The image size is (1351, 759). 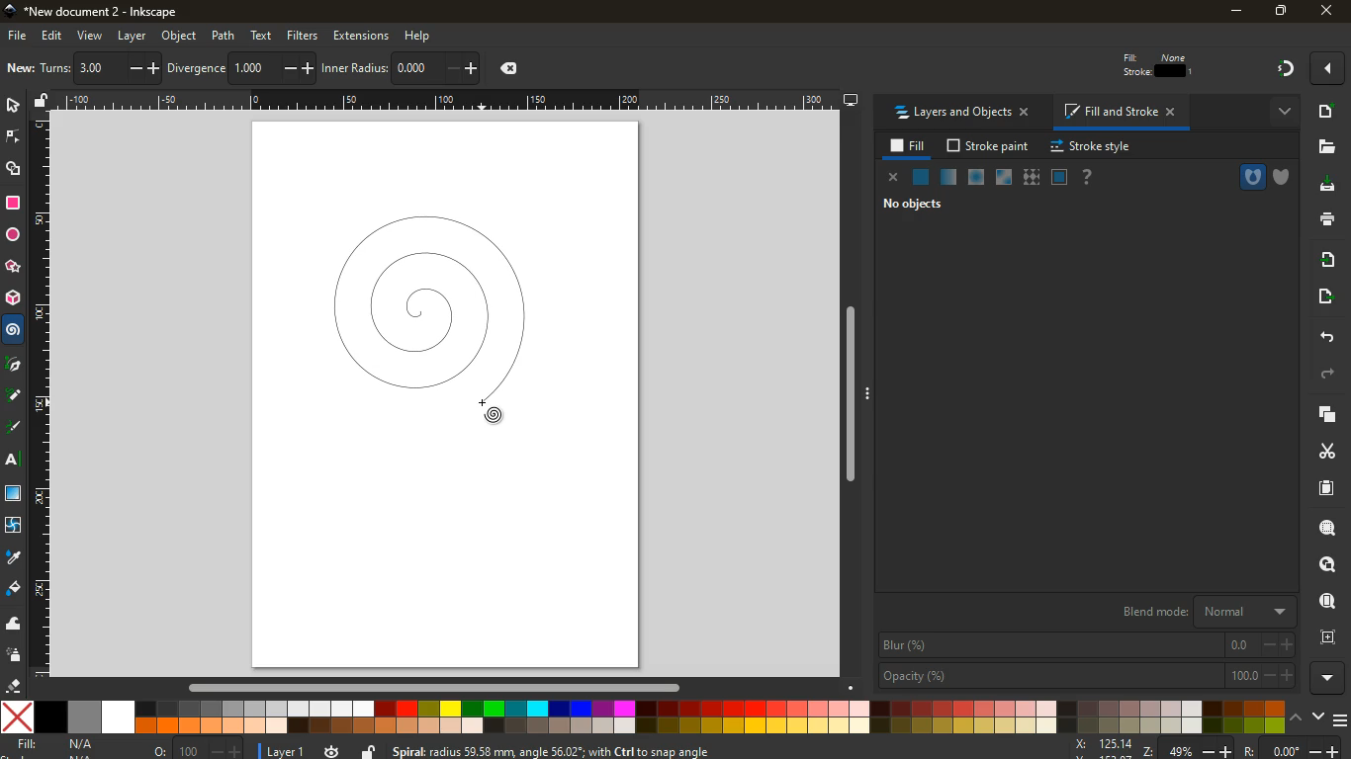 What do you see at coordinates (1031, 177) in the screenshot?
I see `texture` at bounding box center [1031, 177].